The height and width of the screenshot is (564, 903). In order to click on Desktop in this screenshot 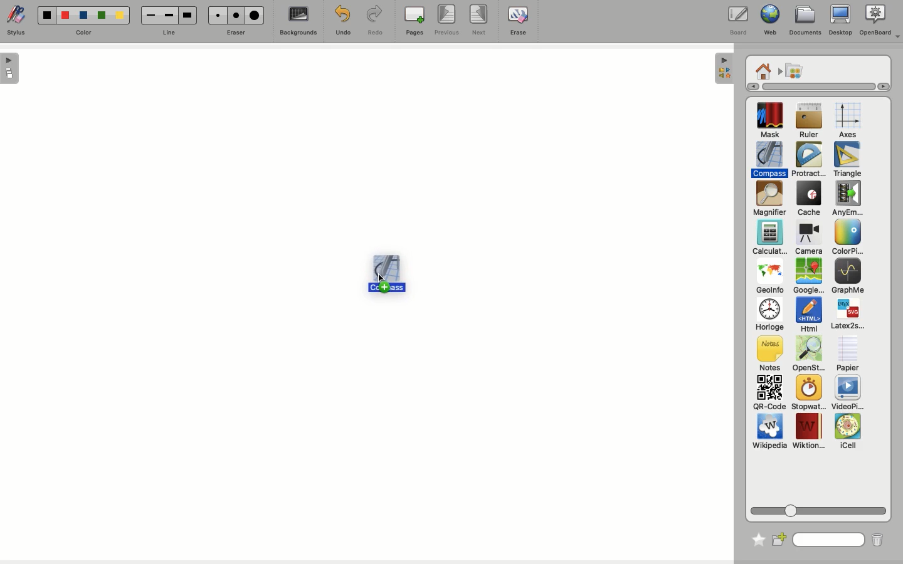, I will do `click(840, 23)`.